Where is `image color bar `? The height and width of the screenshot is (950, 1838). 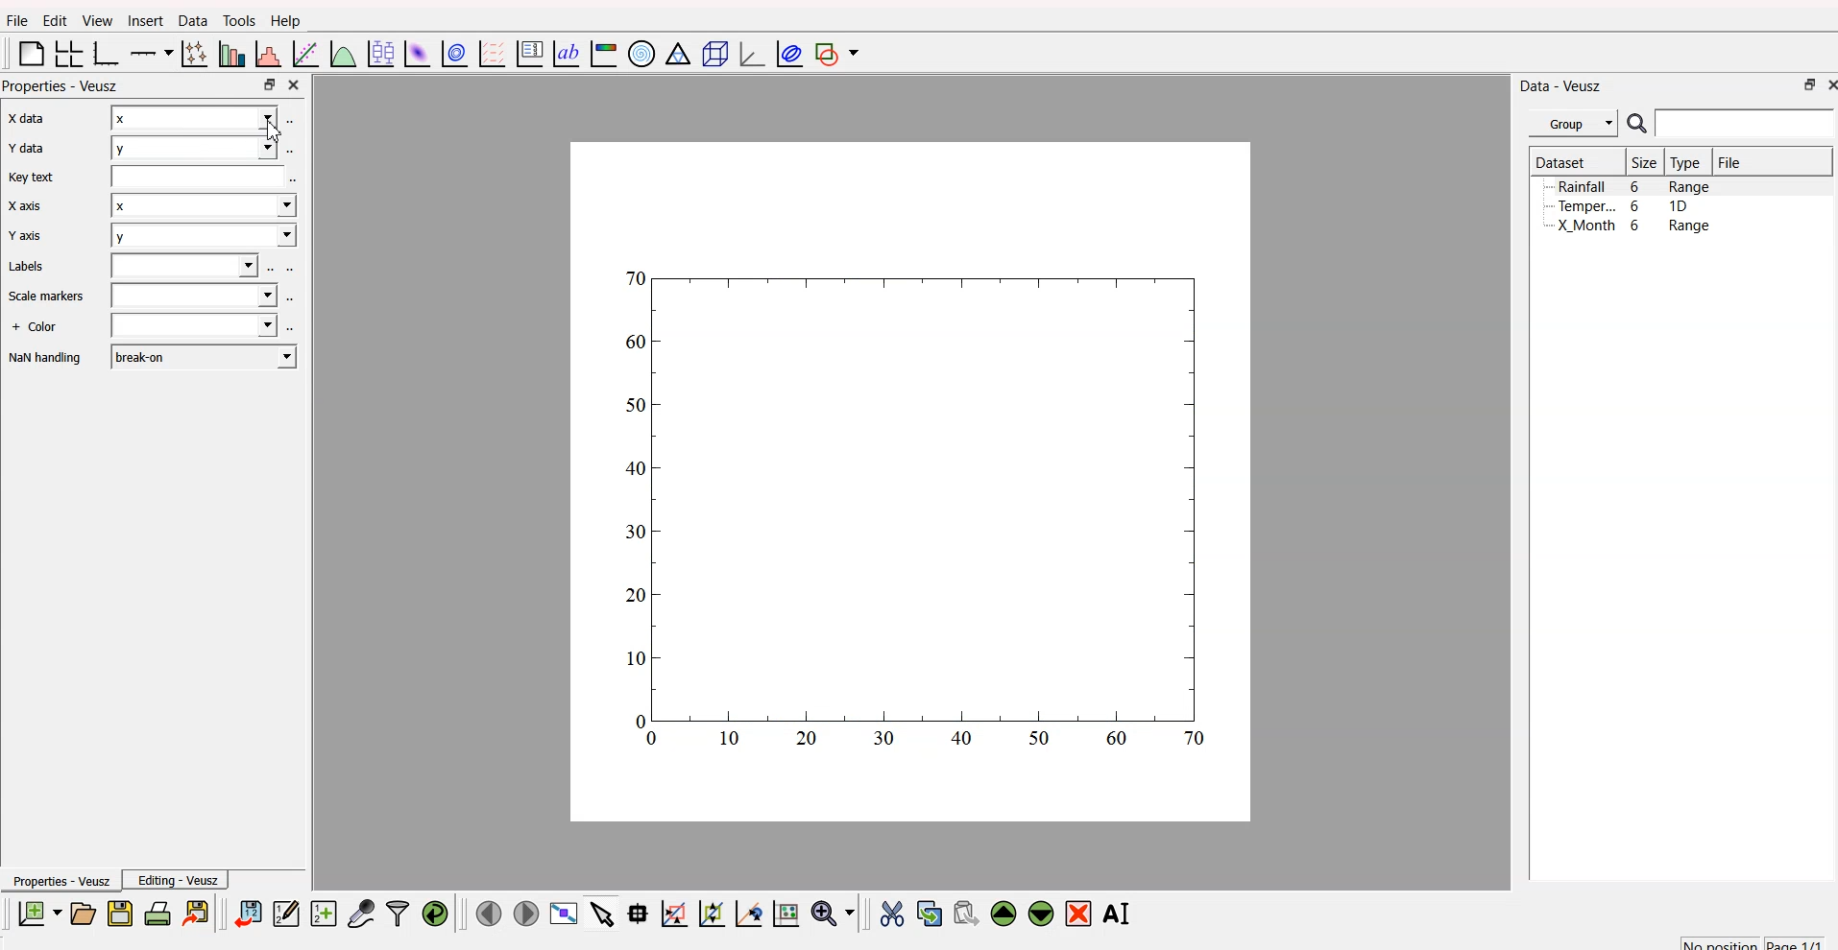
image color bar  is located at coordinates (603, 53).